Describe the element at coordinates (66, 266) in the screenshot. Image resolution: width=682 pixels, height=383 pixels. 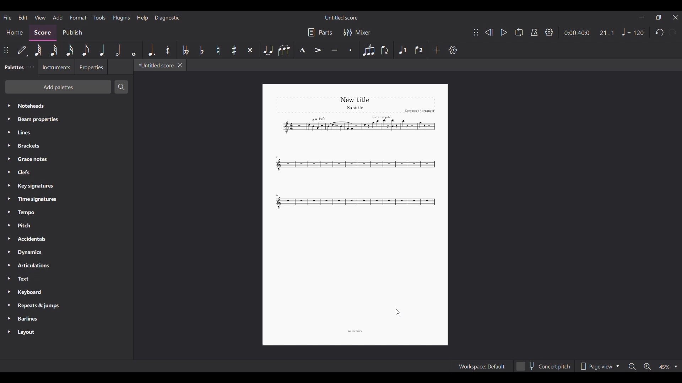
I see `Articulations` at that location.